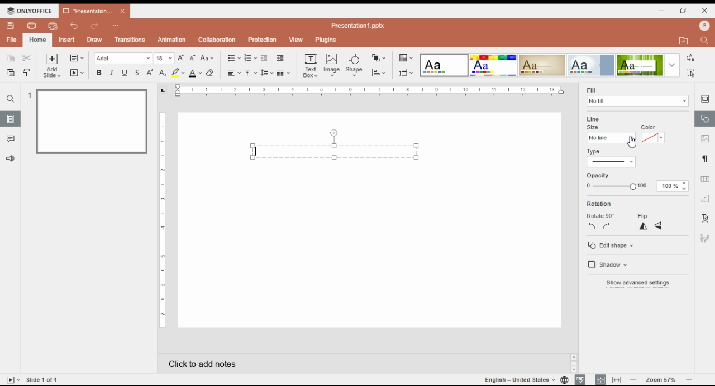 Image resolution: width=715 pixels, height=386 pixels. I want to click on line color, so click(652, 138).